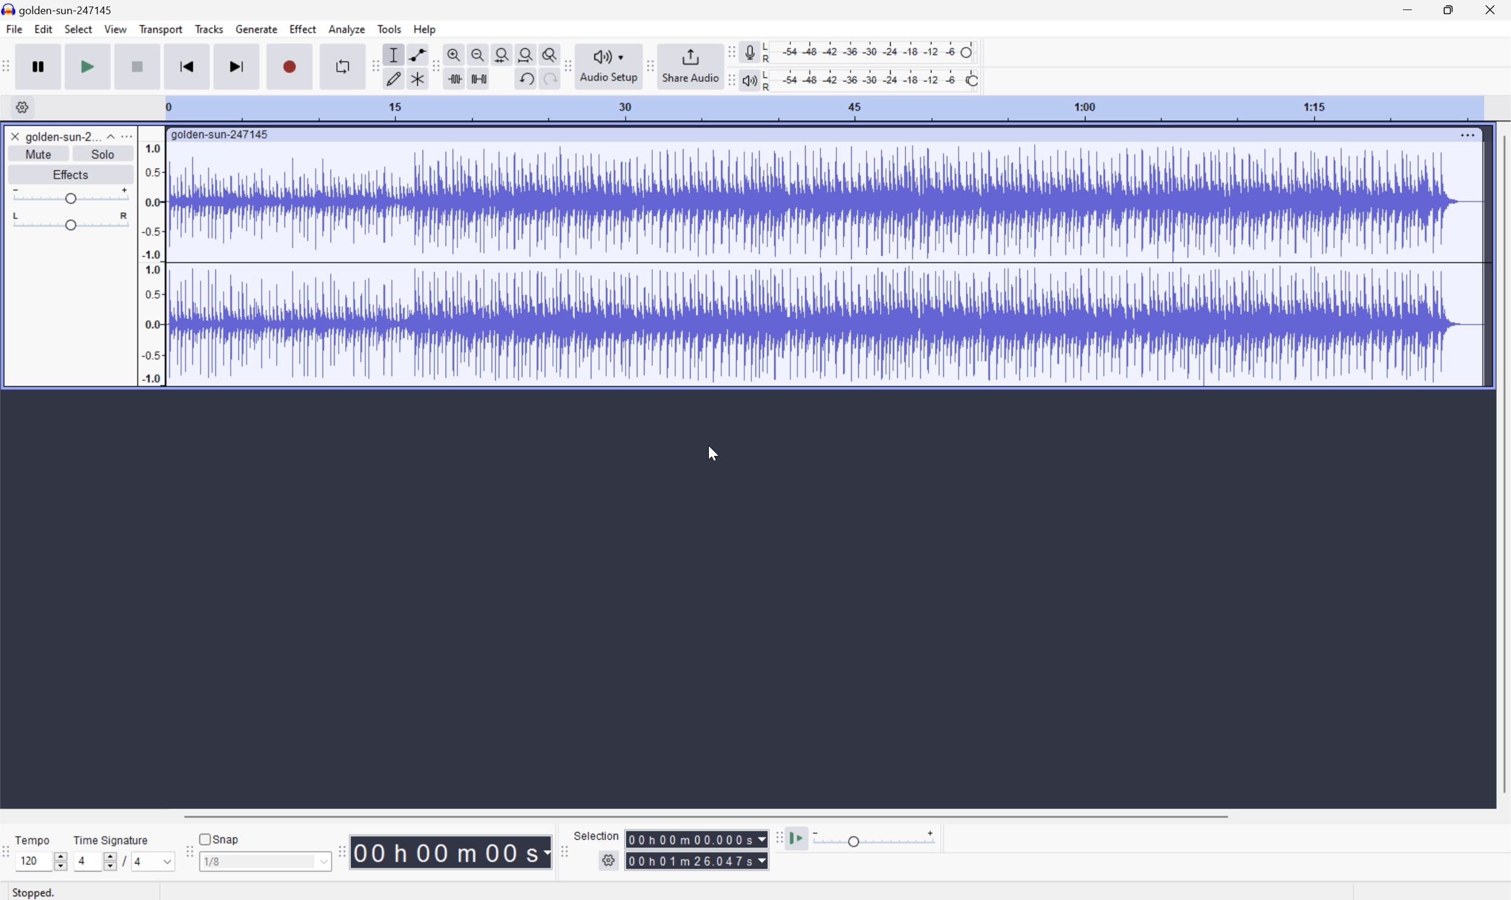 The height and width of the screenshot is (900, 1511). I want to click on Select, so click(78, 28).